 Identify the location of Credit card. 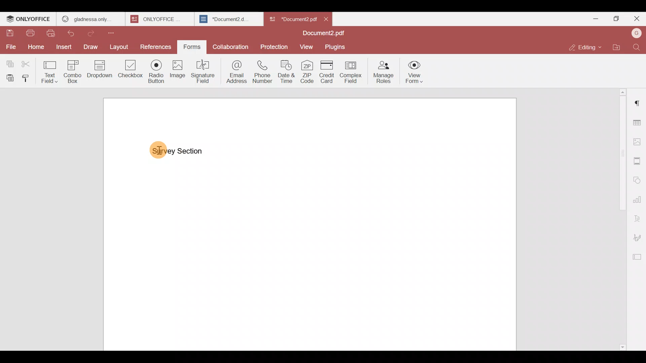
(328, 72).